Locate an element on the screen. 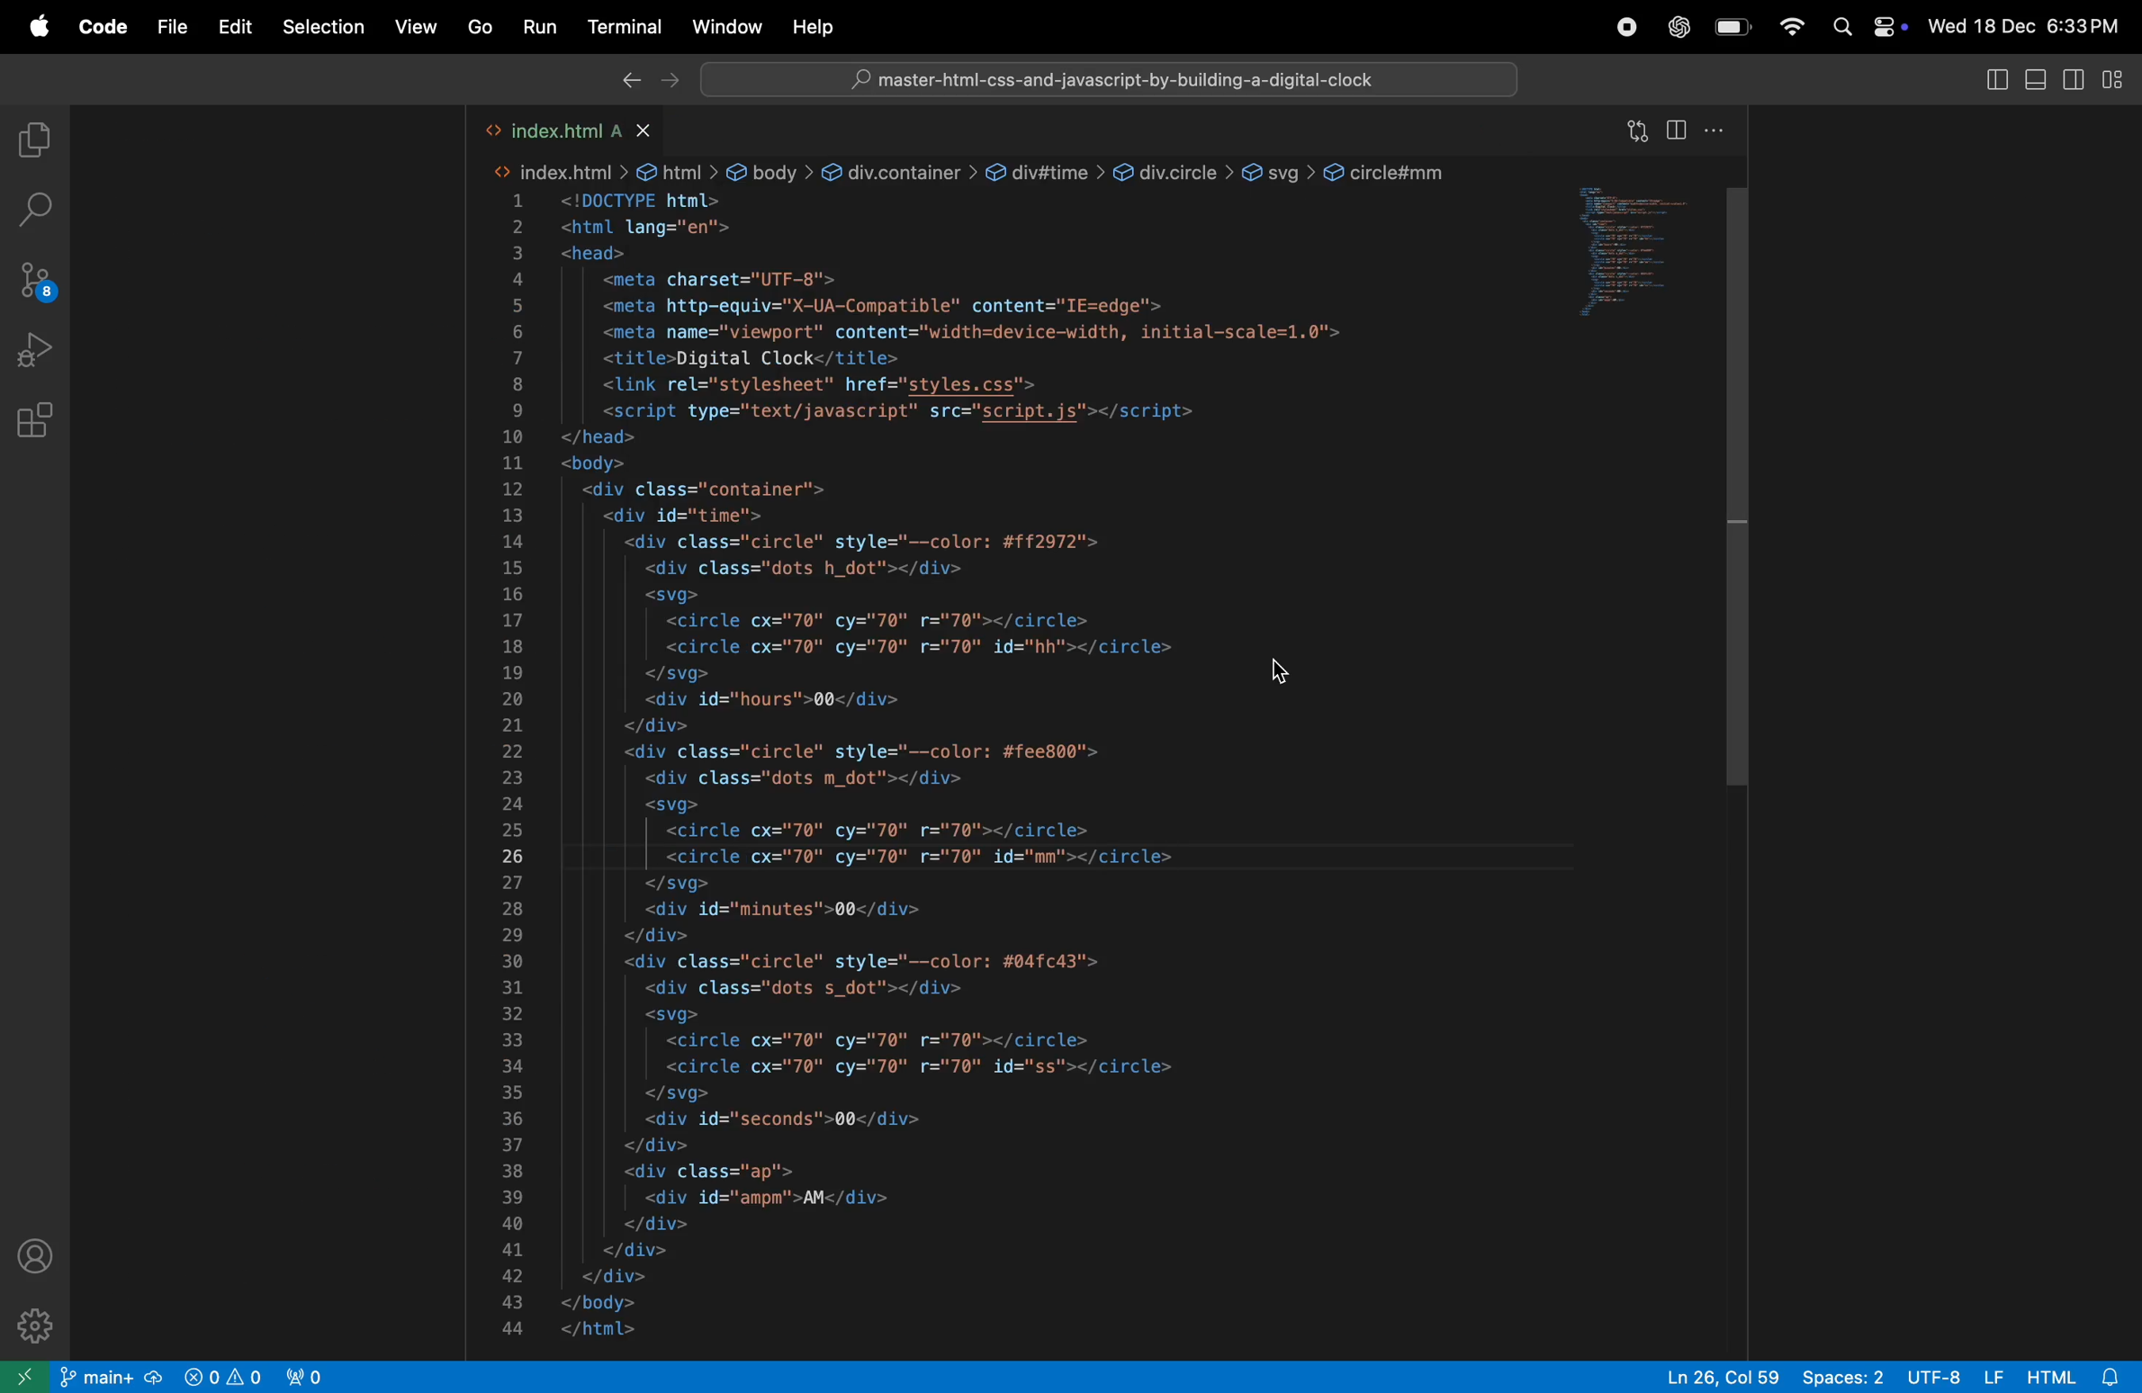  apple menu is located at coordinates (30, 26).